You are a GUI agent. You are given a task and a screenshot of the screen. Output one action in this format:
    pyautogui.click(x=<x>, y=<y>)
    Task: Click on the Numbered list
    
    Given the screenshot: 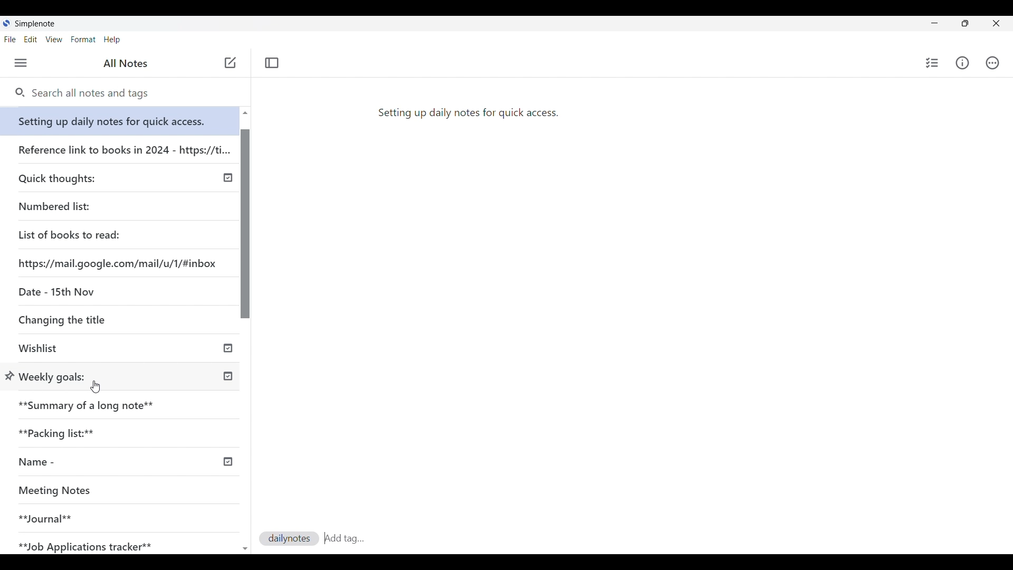 What is the action you would take?
    pyautogui.click(x=84, y=204)
    